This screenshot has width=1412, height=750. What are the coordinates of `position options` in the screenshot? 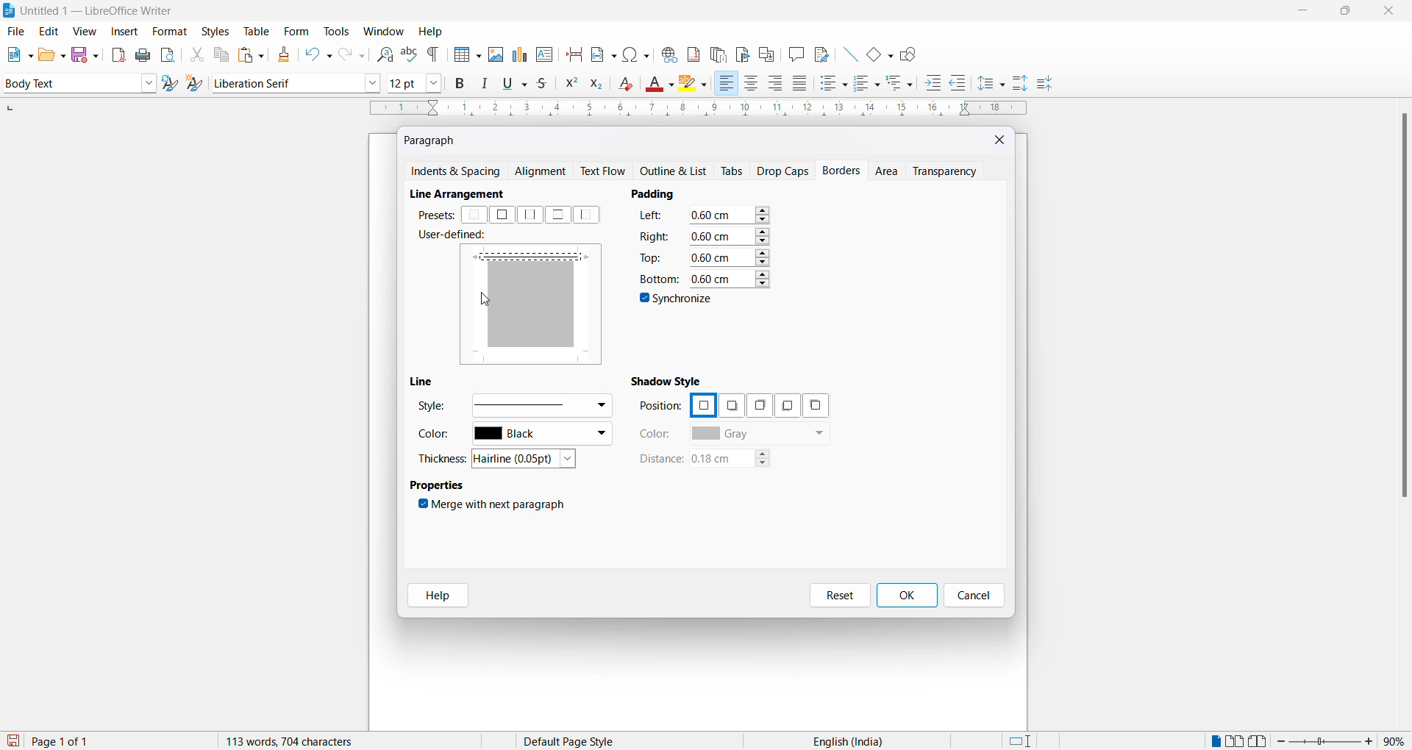 It's located at (757, 405).